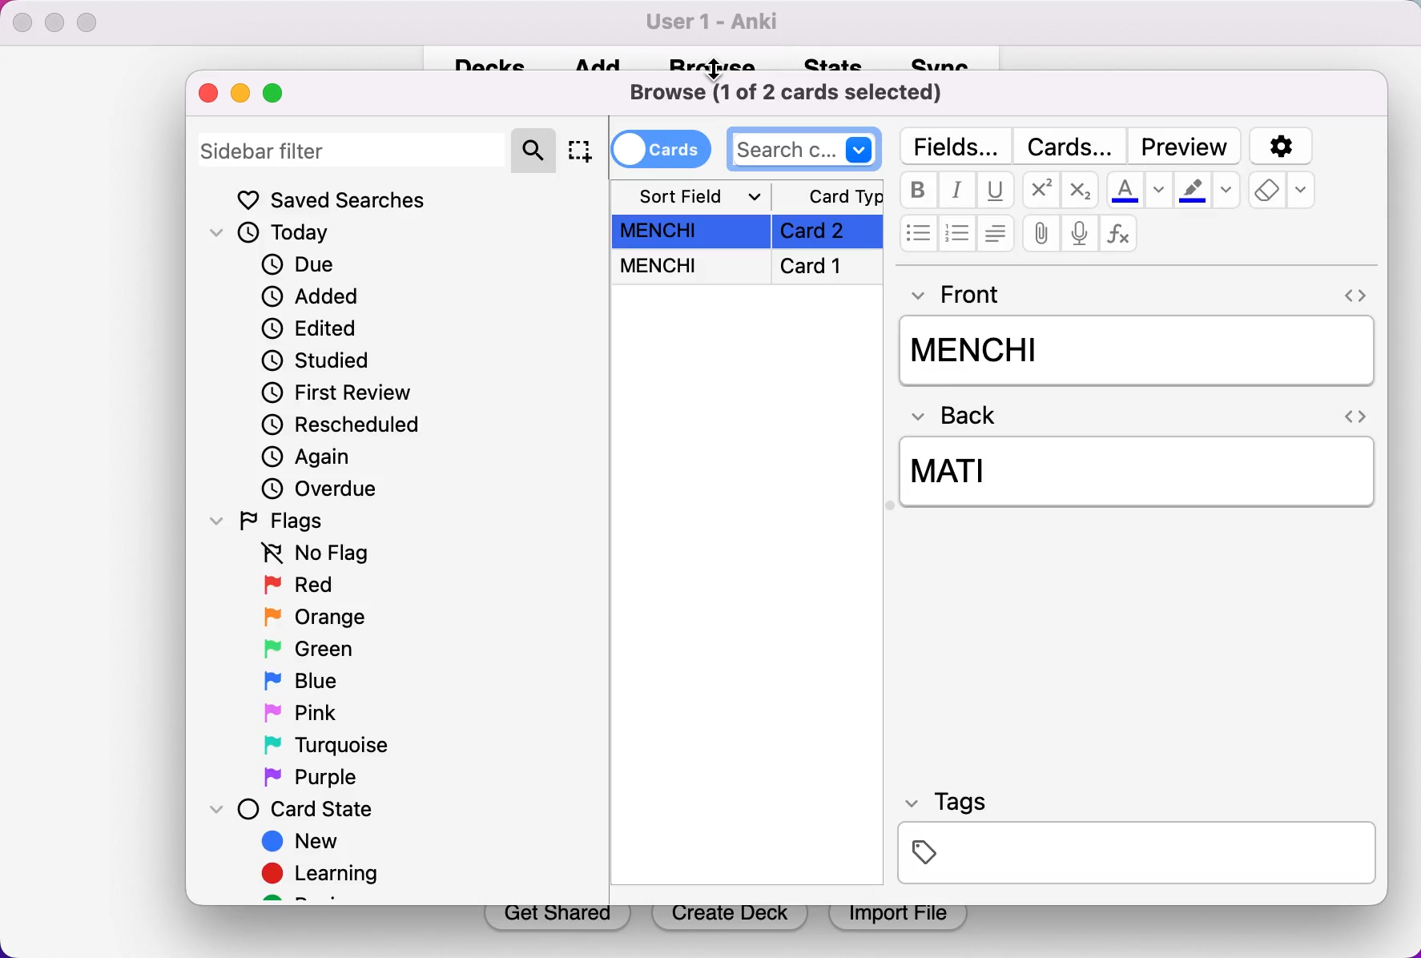 This screenshot has width=1421, height=958. I want to click on search cards, so click(806, 147).